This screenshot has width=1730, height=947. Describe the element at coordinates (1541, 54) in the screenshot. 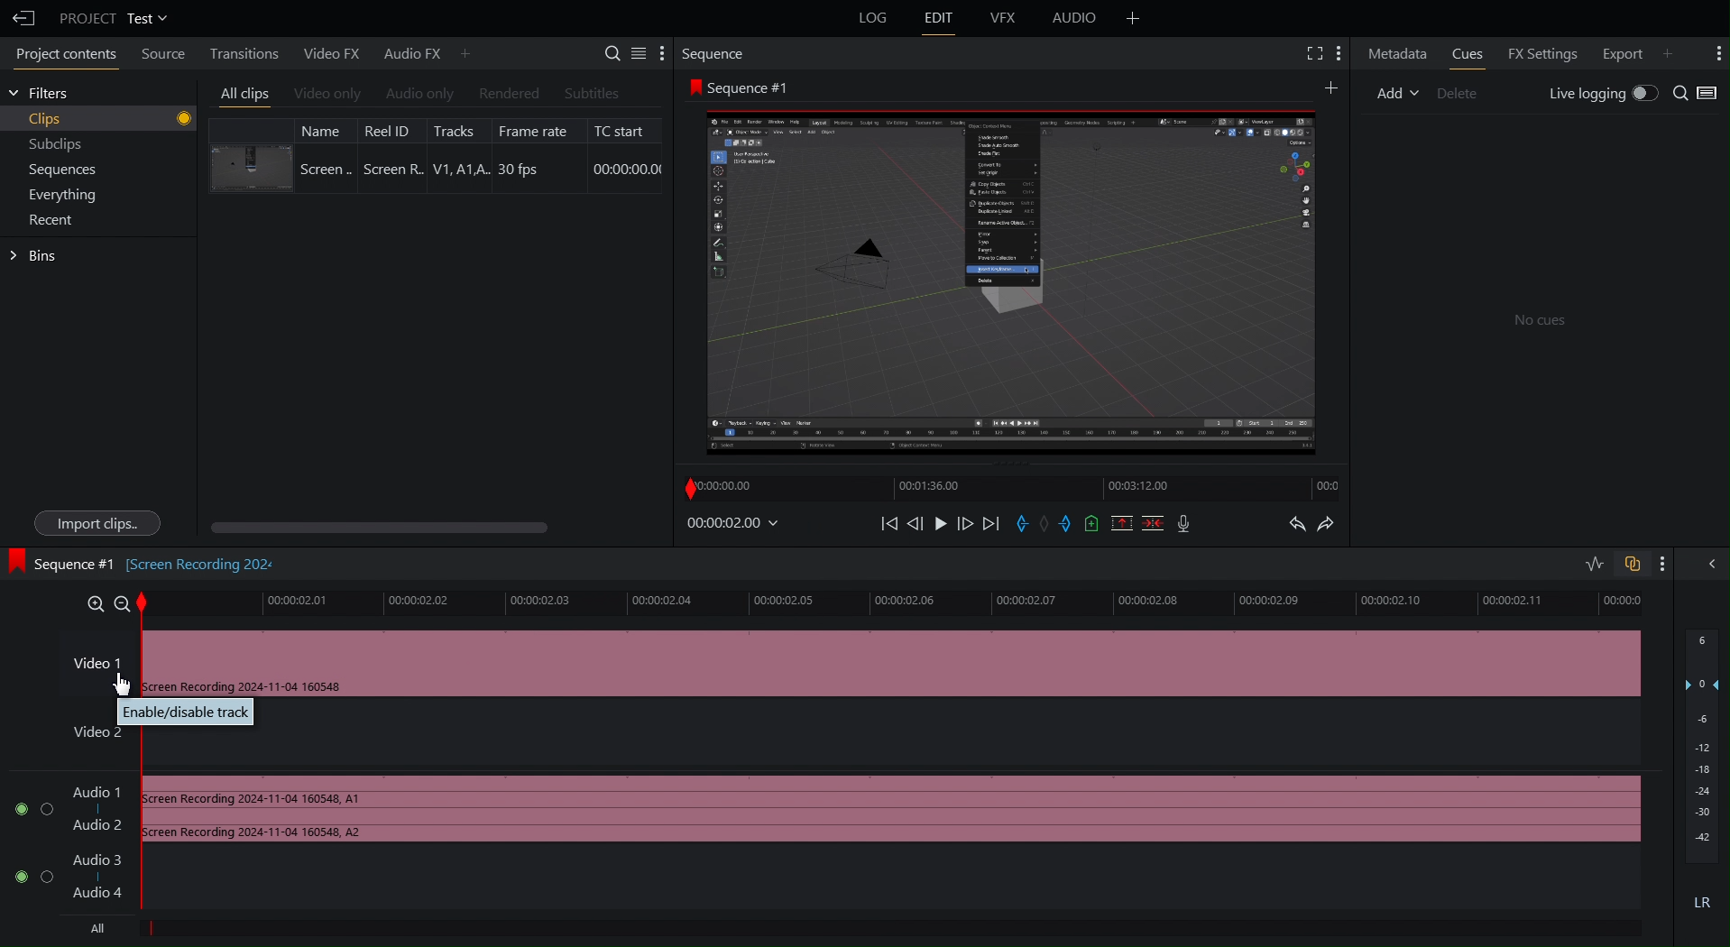

I see `FX Settings` at that location.